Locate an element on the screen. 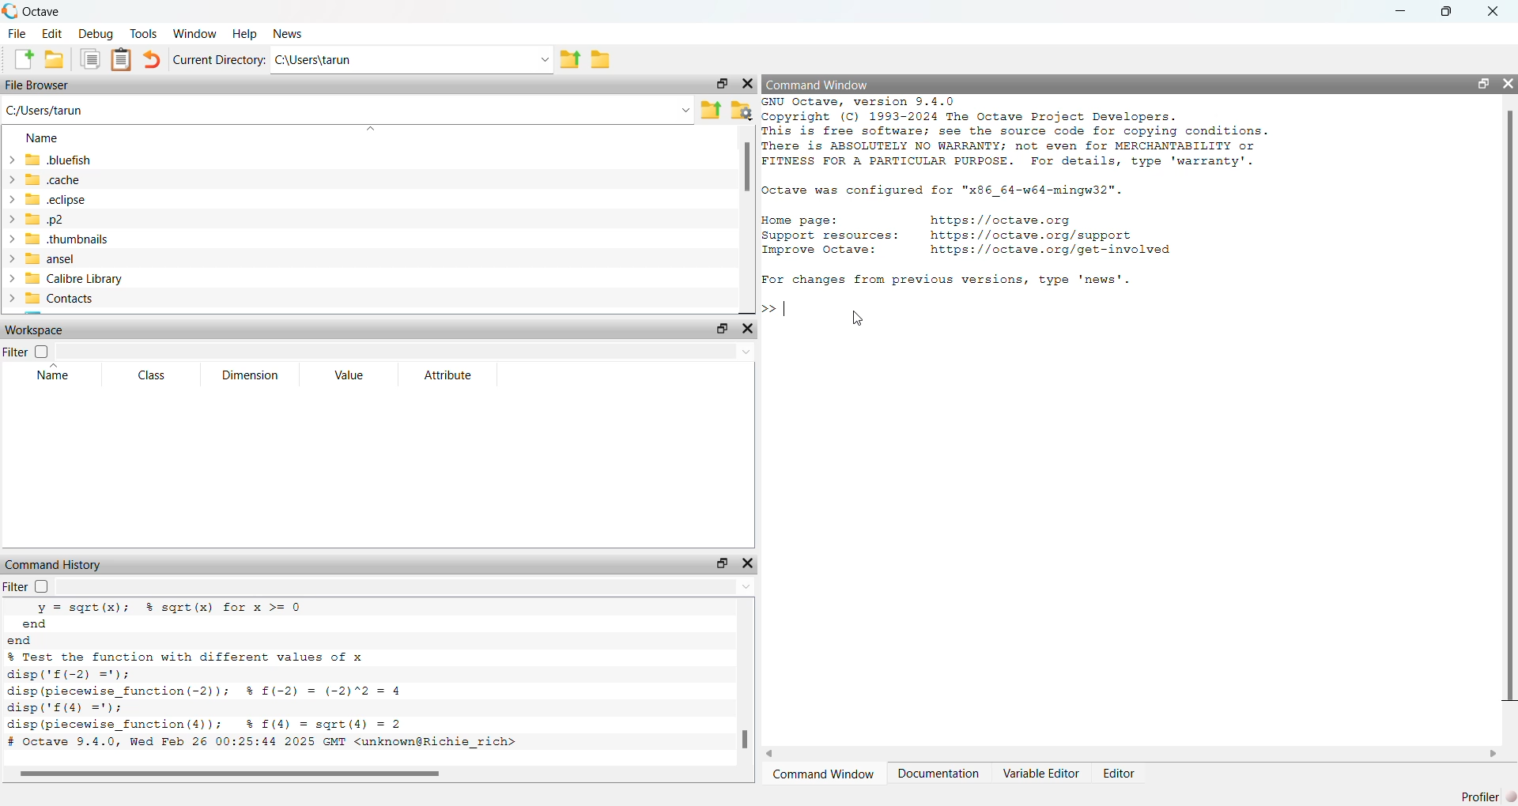  Editor is located at coordinates (1121, 772).